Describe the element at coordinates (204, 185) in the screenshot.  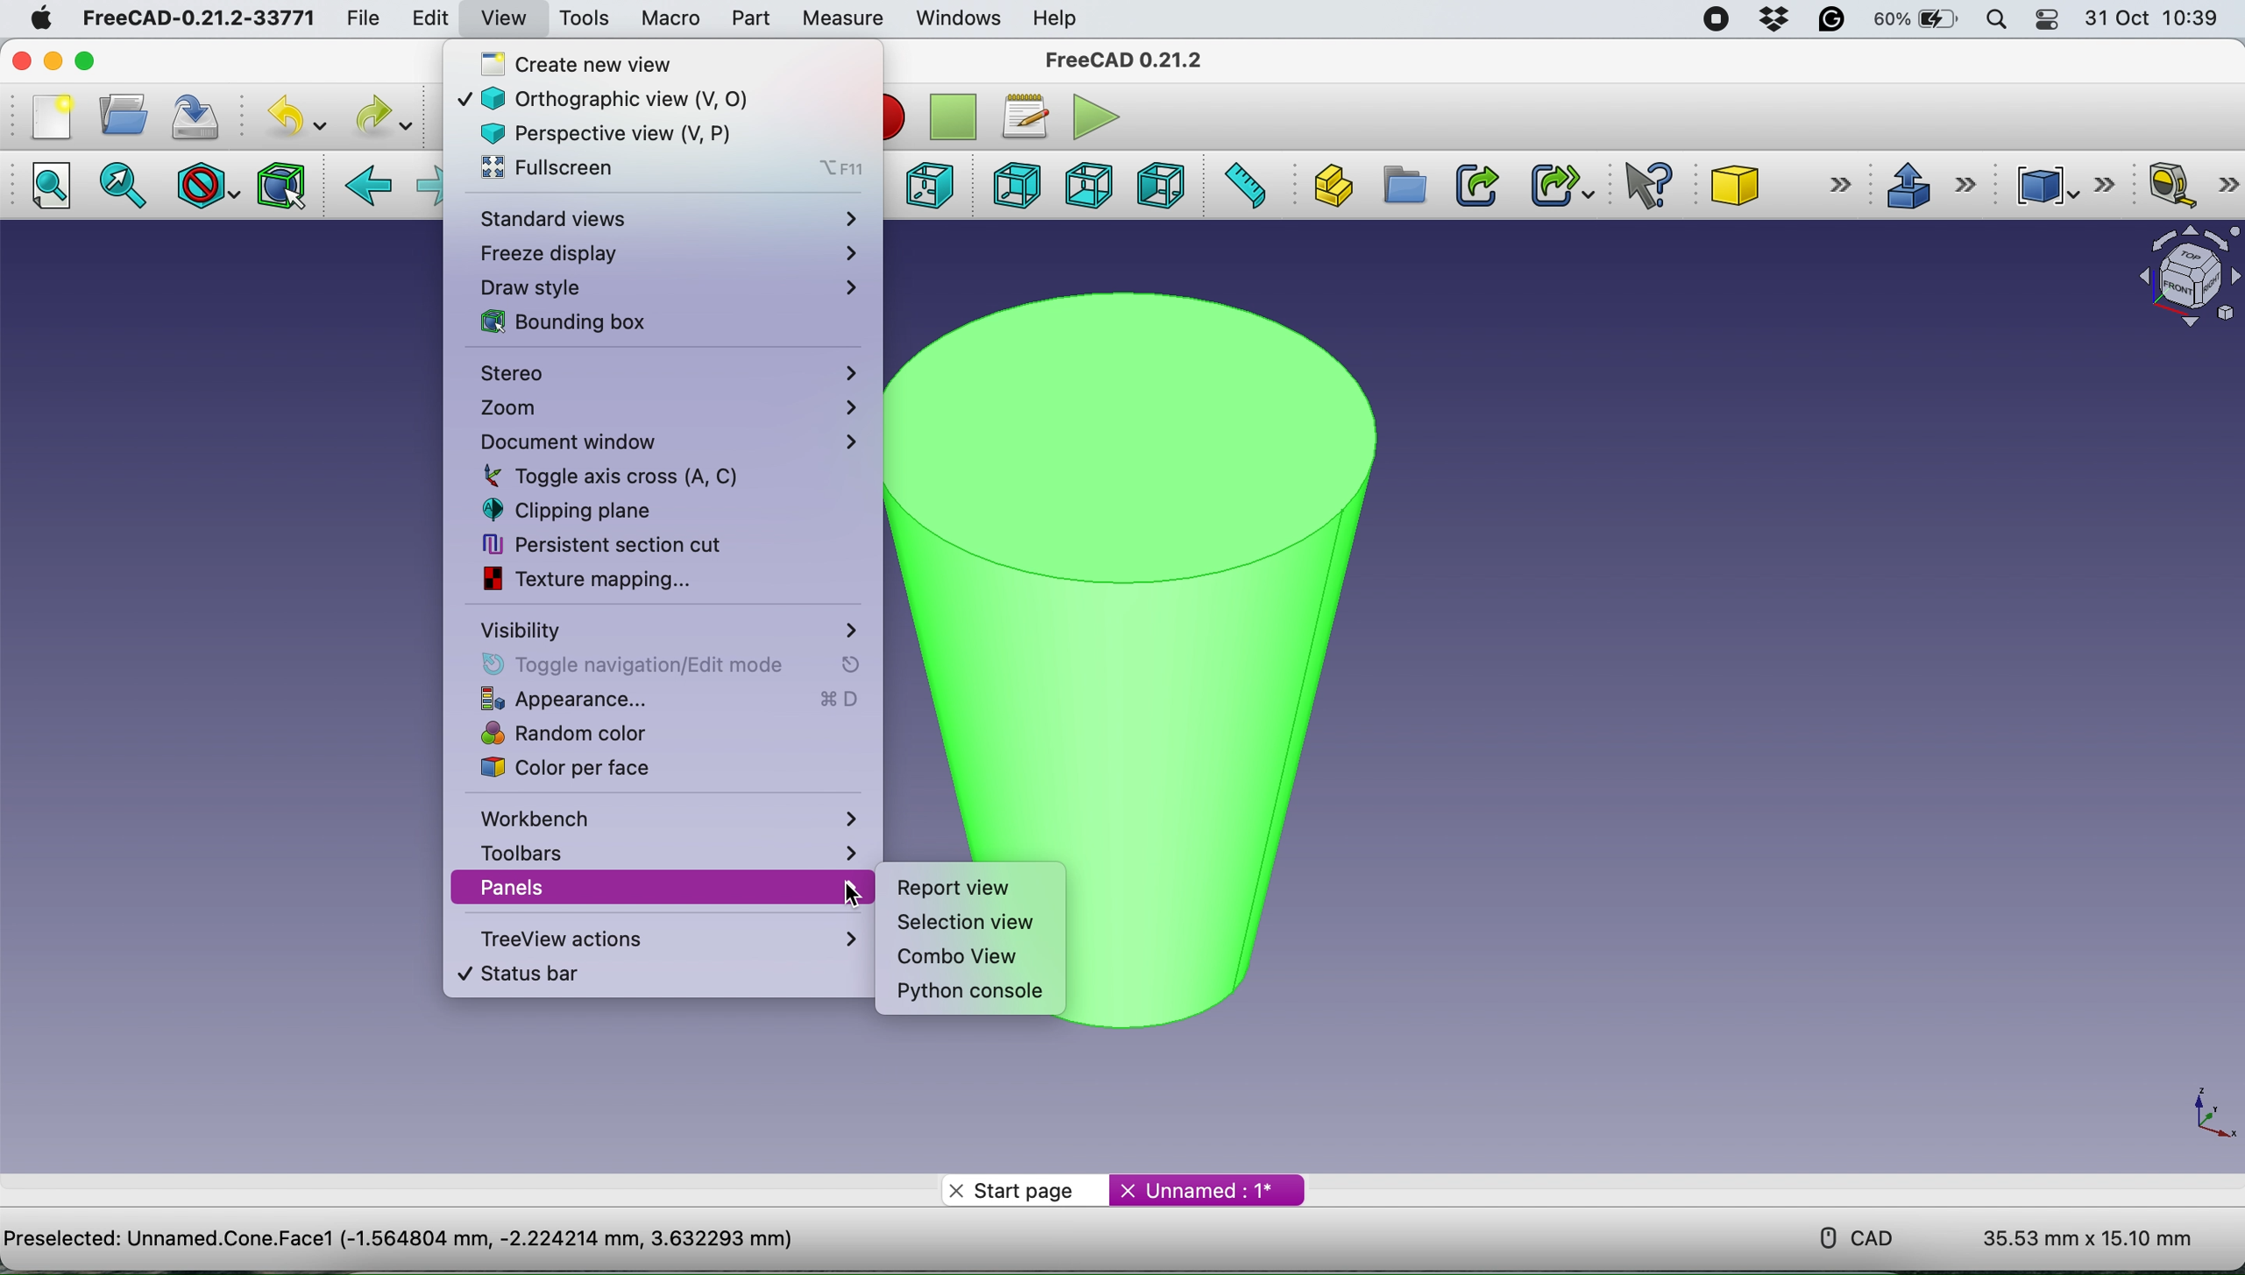
I see `draw style` at that location.